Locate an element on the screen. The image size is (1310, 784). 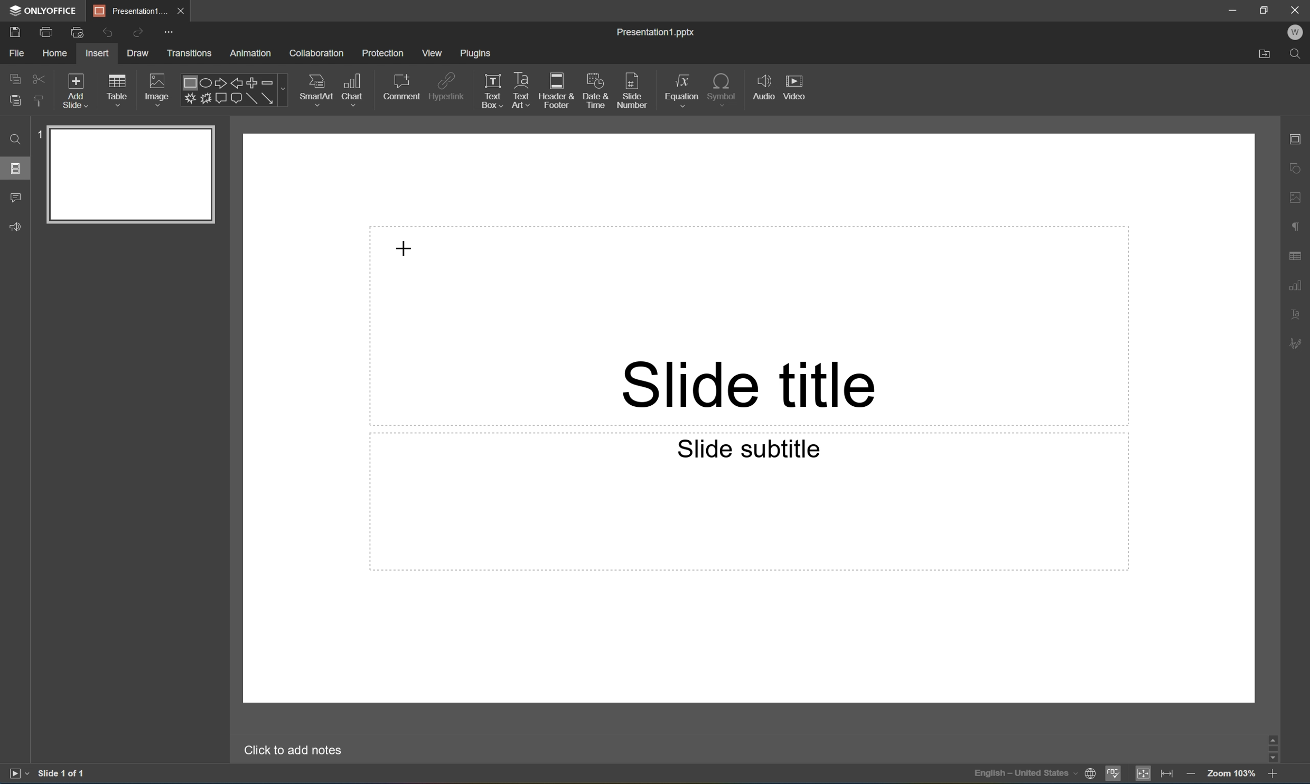
Chart settings is located at coordinates (1298, 286).